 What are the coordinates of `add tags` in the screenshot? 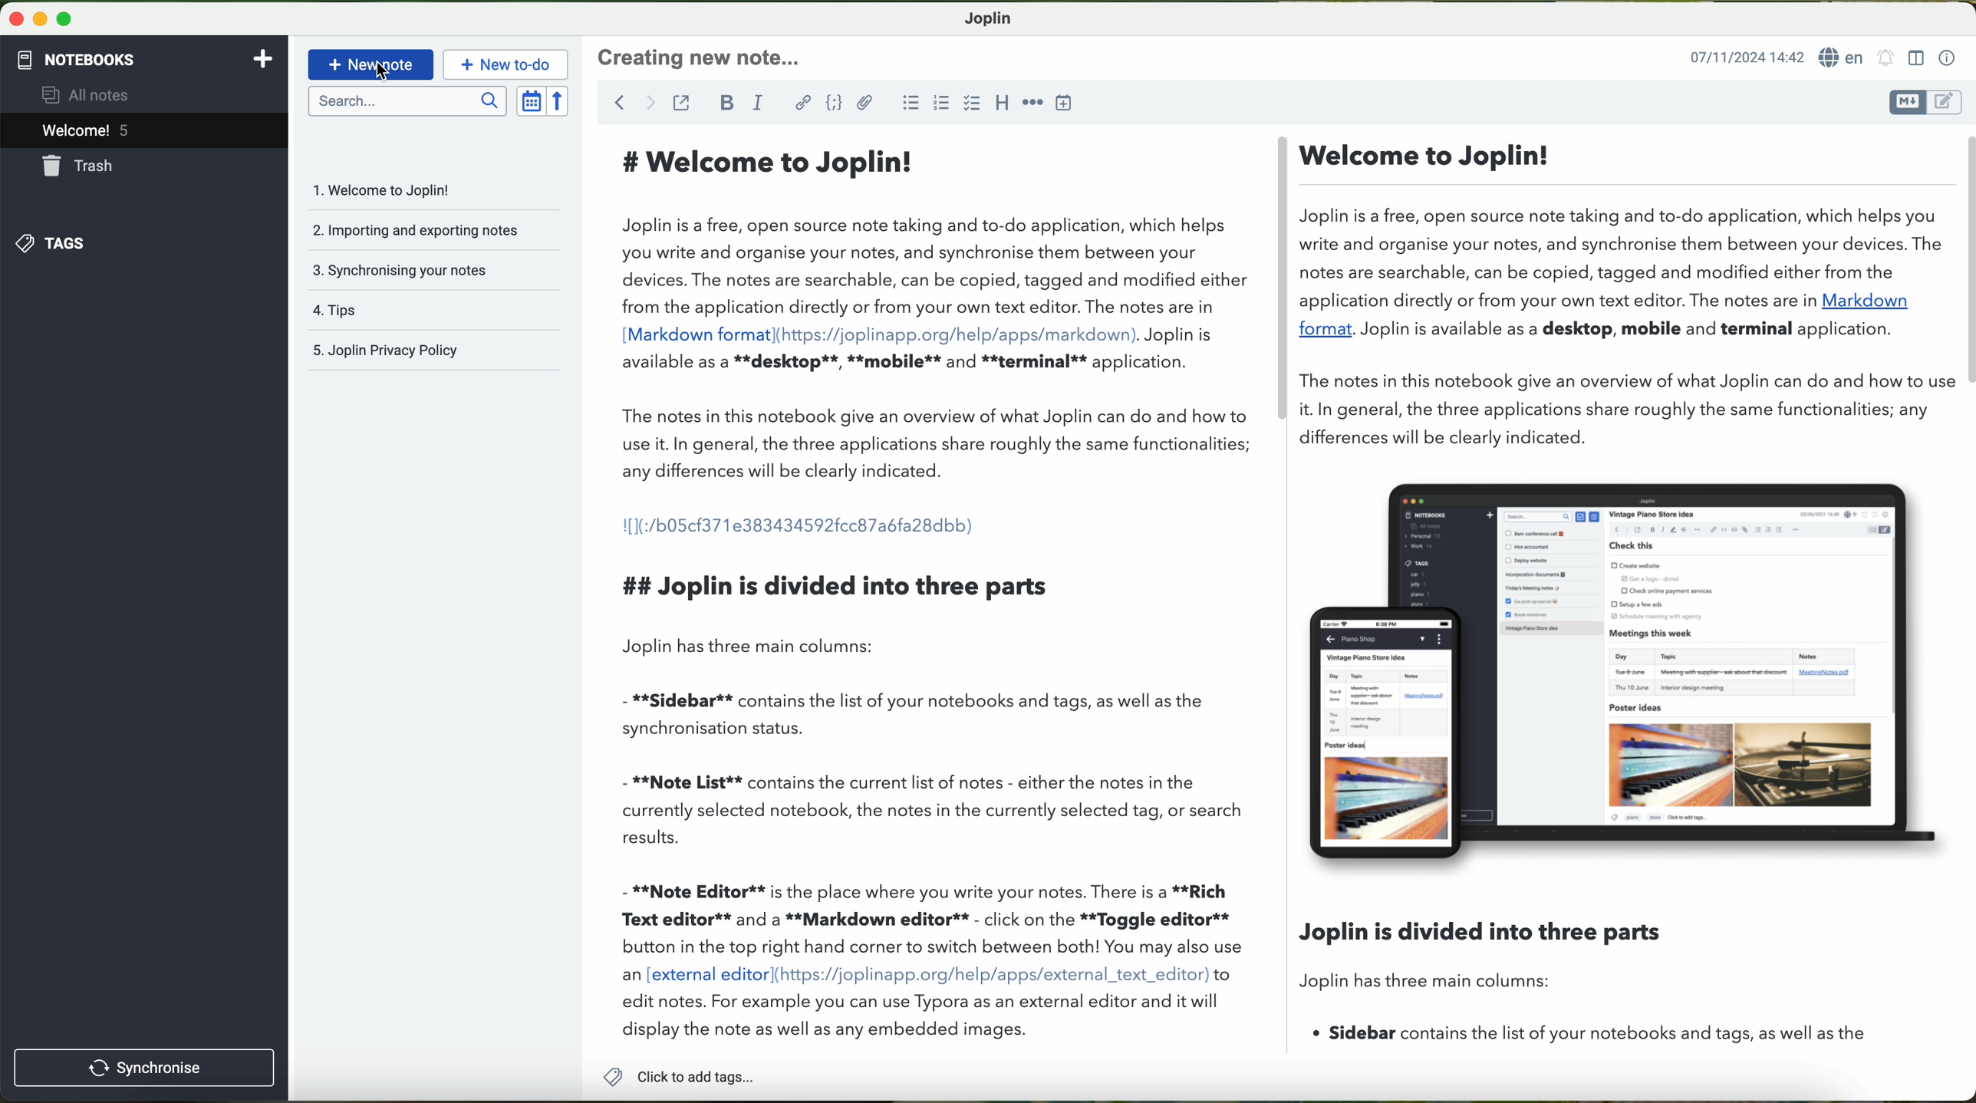 It's located at (678, 1079).